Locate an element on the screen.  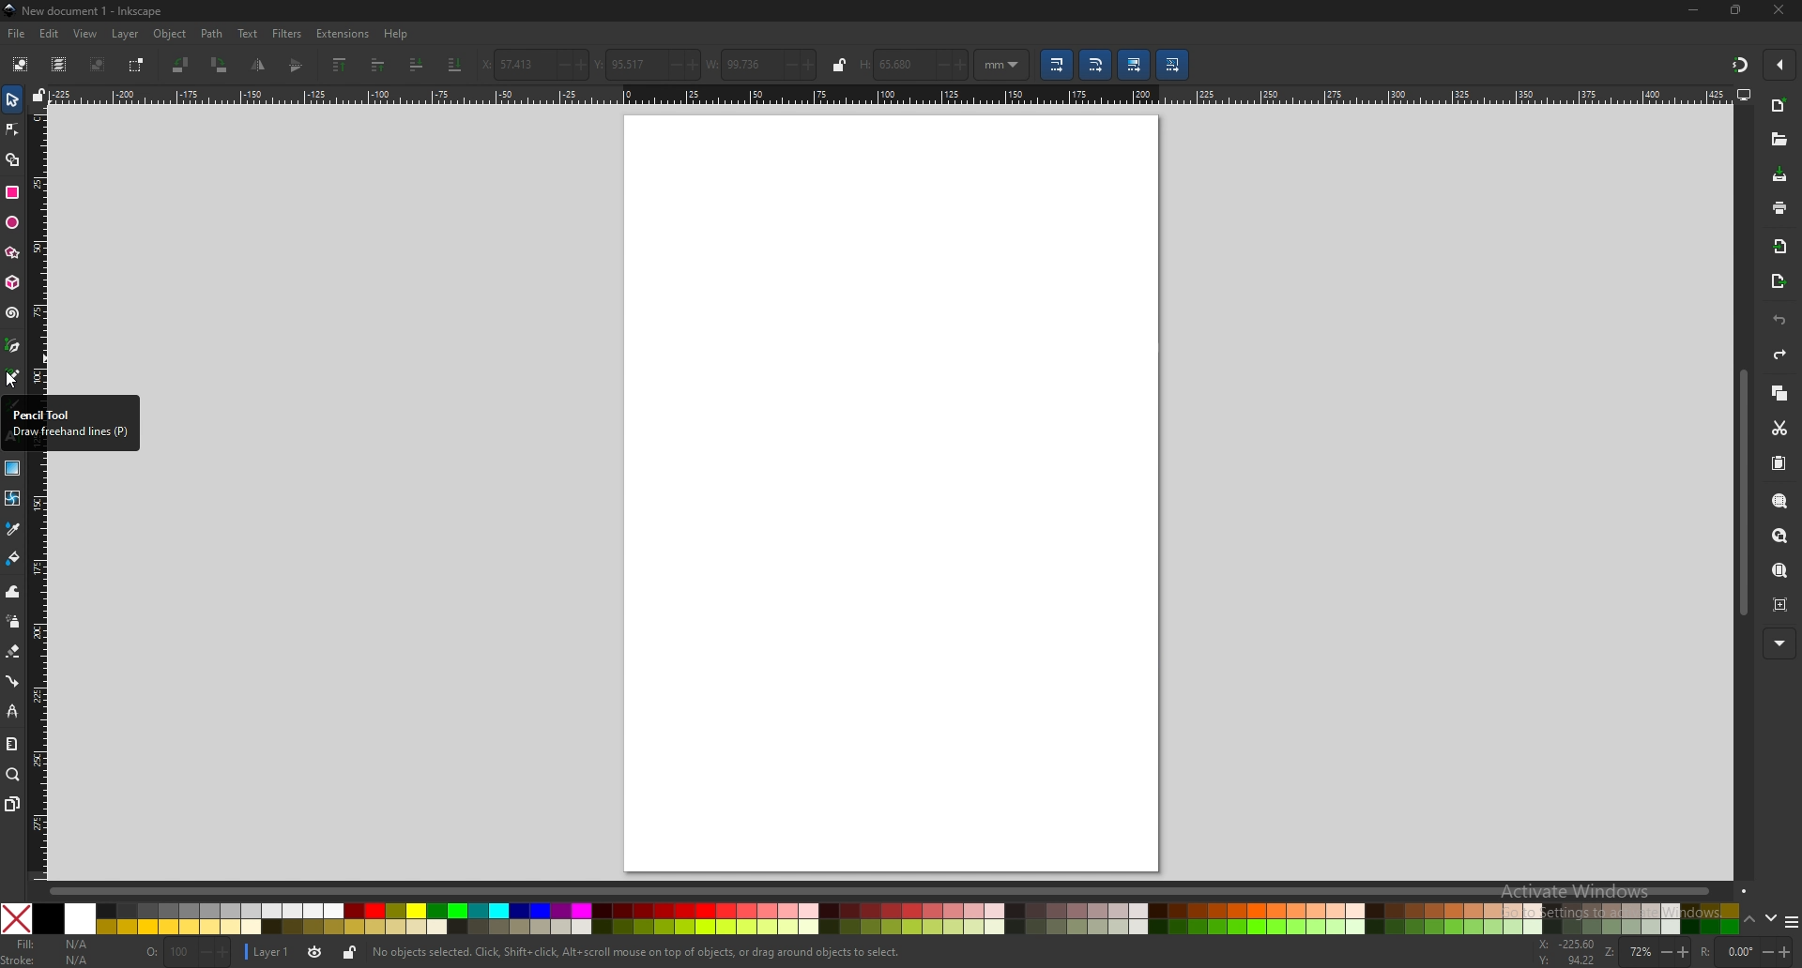
Pencil tool draw freehand lines is located at coordinates (70, 422).